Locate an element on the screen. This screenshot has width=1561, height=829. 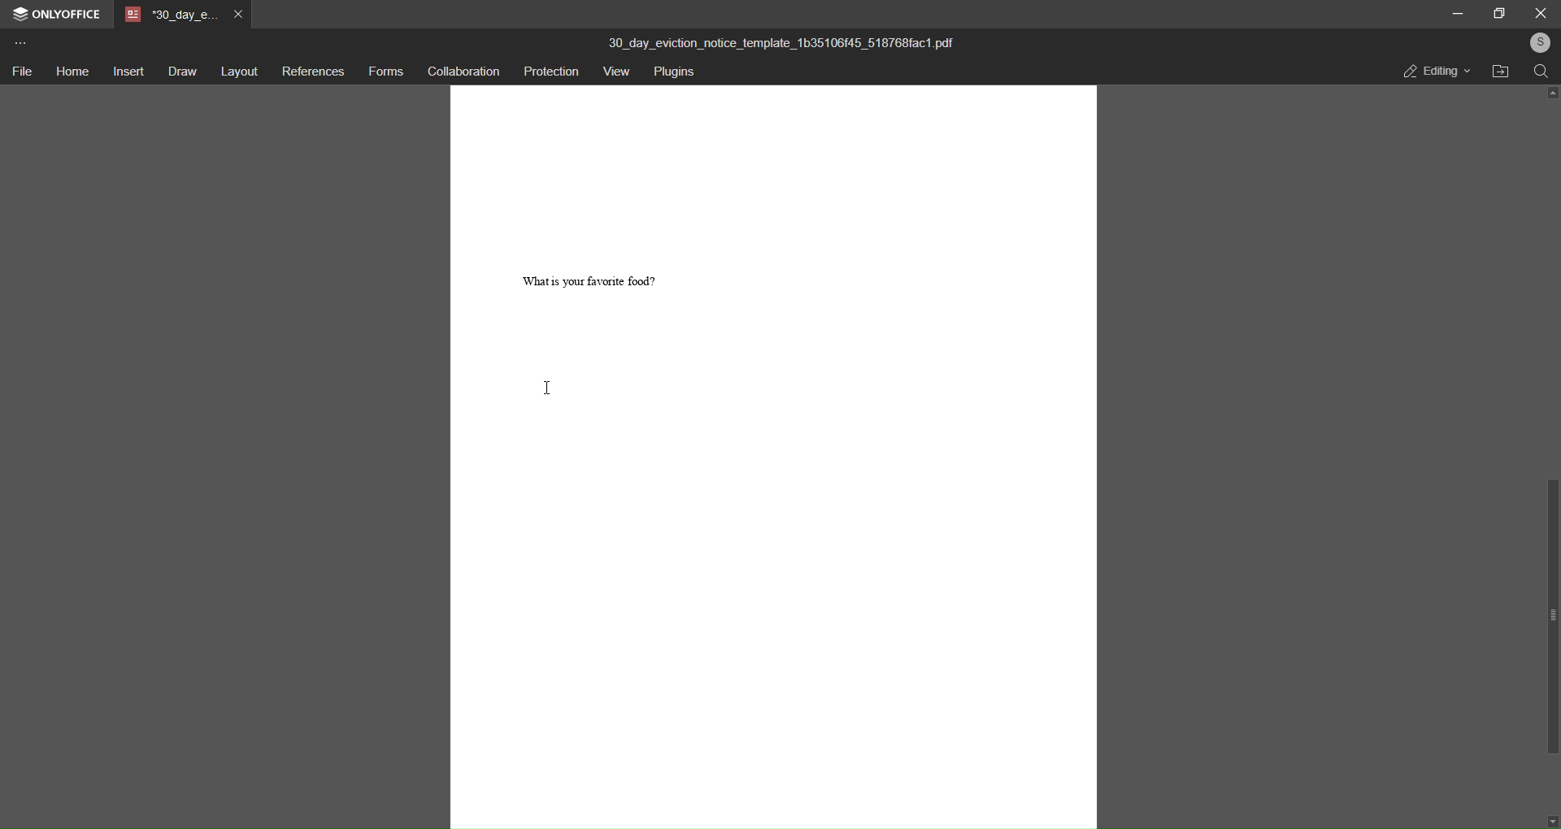
close tab is located at coordinates (237, 16).